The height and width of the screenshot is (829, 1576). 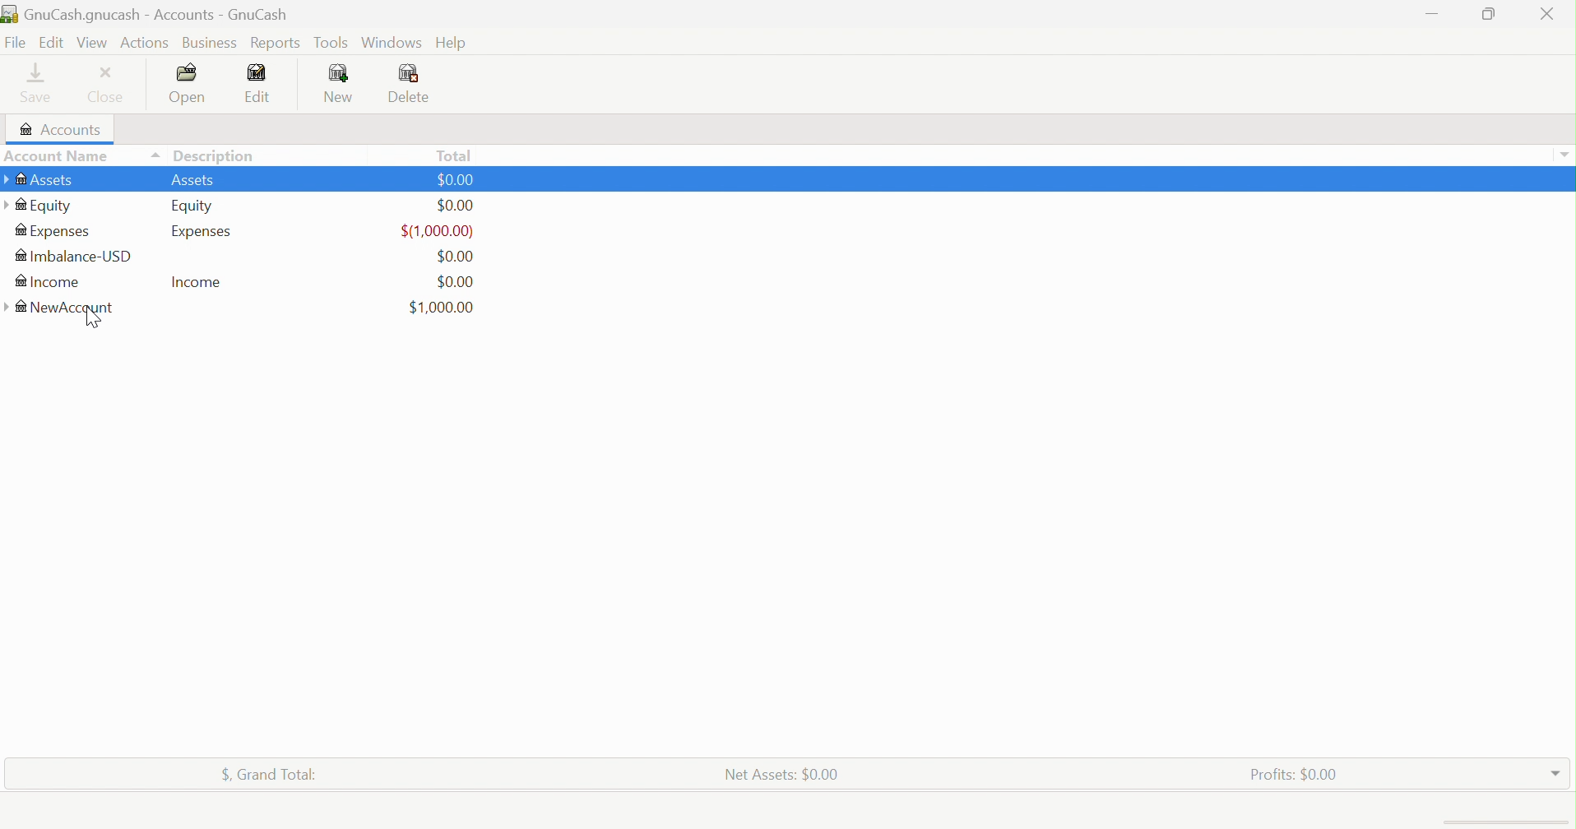 What do you see at coordinates (190, 86) in the screenshot?
I see `Open` at bounding box center [190, 86].